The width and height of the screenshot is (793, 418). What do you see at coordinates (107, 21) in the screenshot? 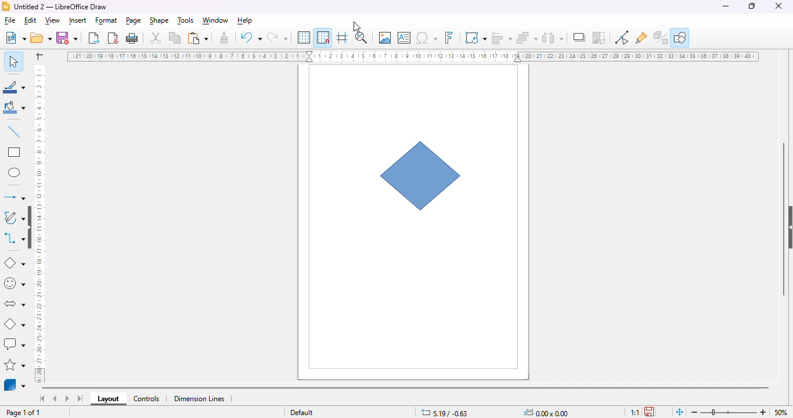
I see `format` at bounding box center [107, 21].